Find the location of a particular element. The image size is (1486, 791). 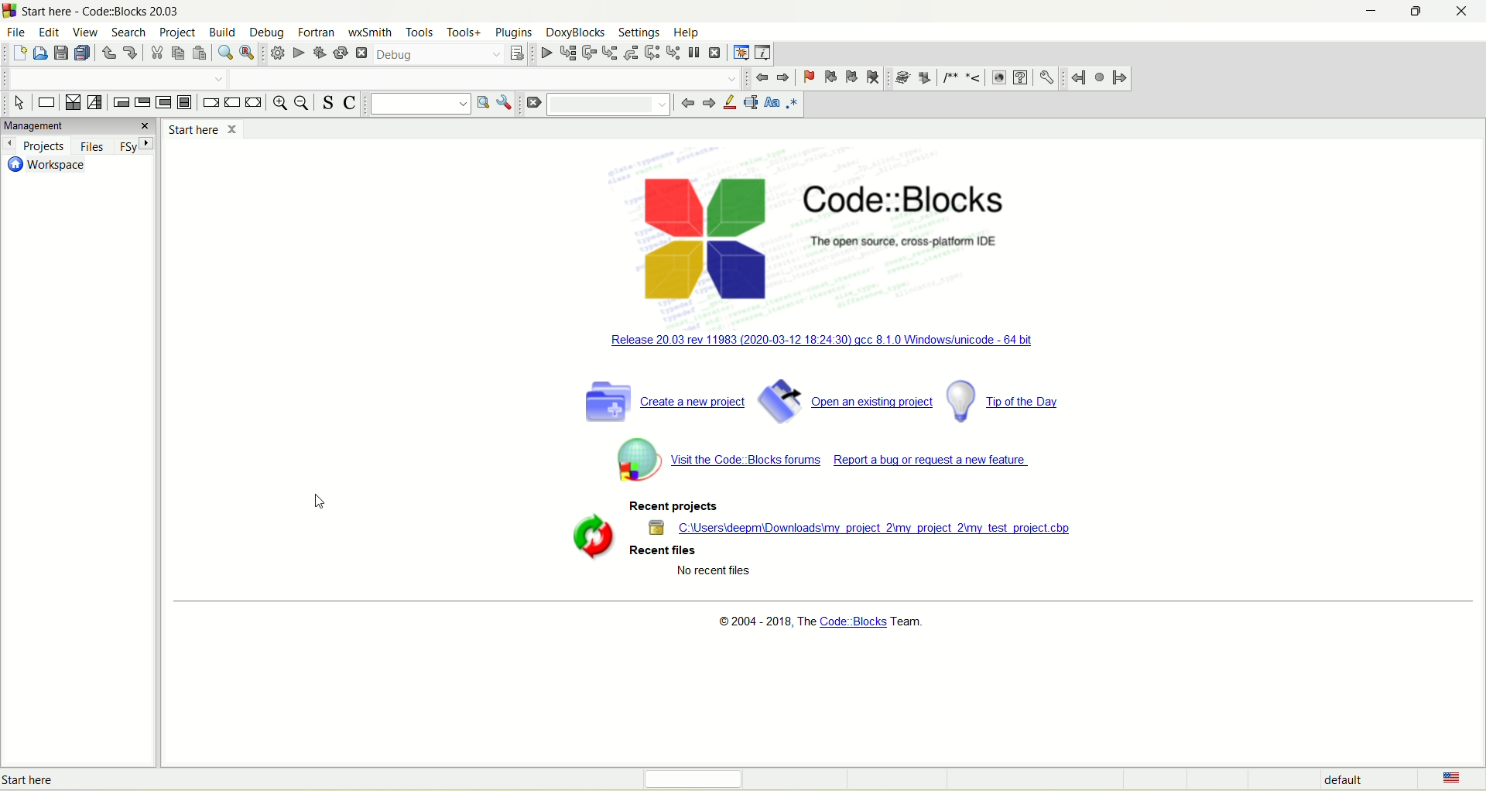

select is located at coordinates (21, 103).